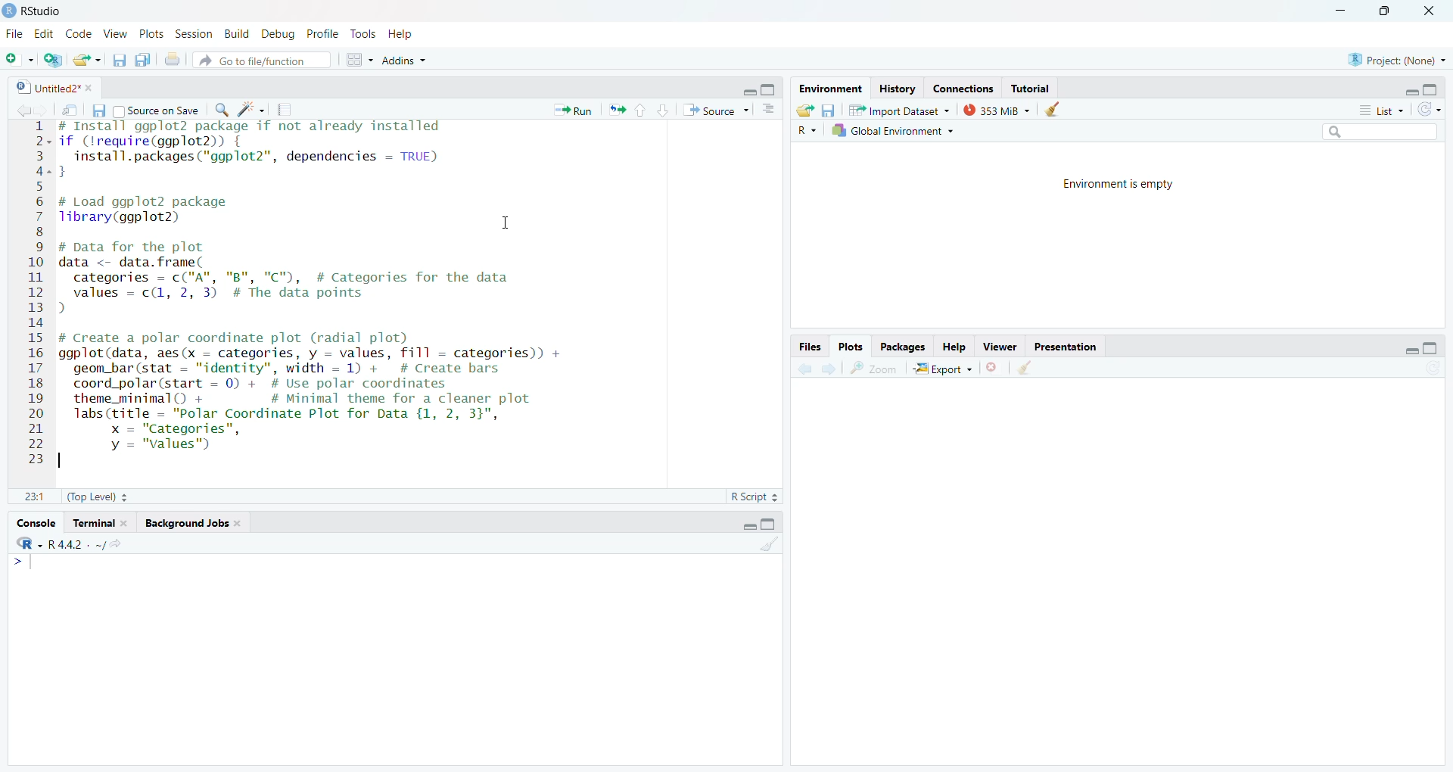 This screenshot has height=772, width=1453. What do you see at coordinates (1379, 109) in the screenshot?
I see `list` at bounding box center [1379, 109].